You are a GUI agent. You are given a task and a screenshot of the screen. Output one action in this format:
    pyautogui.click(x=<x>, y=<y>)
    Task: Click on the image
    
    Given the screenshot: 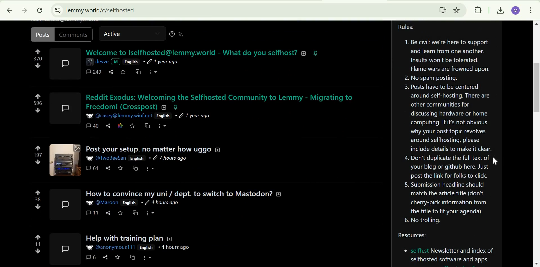 What is the action you would take?
    pyautogui.click(x=89, y=248)
    